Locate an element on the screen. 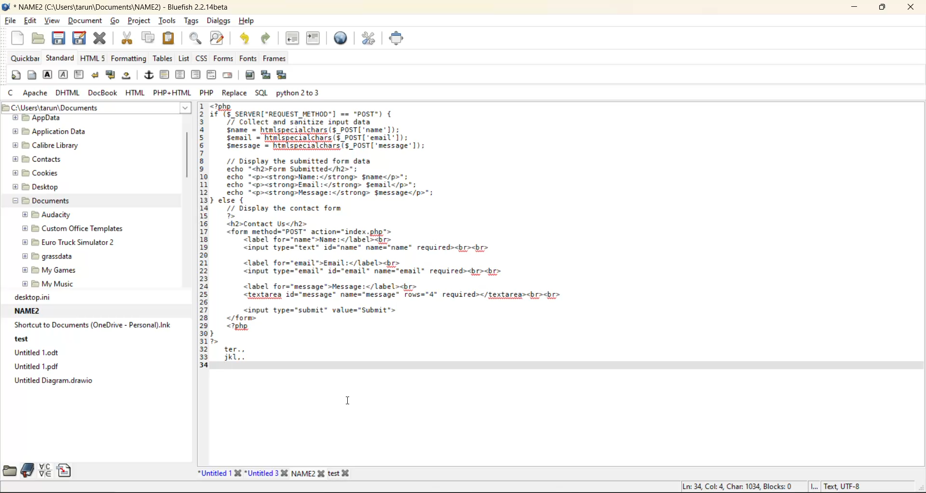 This screenshot has height=493, width=926. non breaking space is located at coordinates (129, 77).